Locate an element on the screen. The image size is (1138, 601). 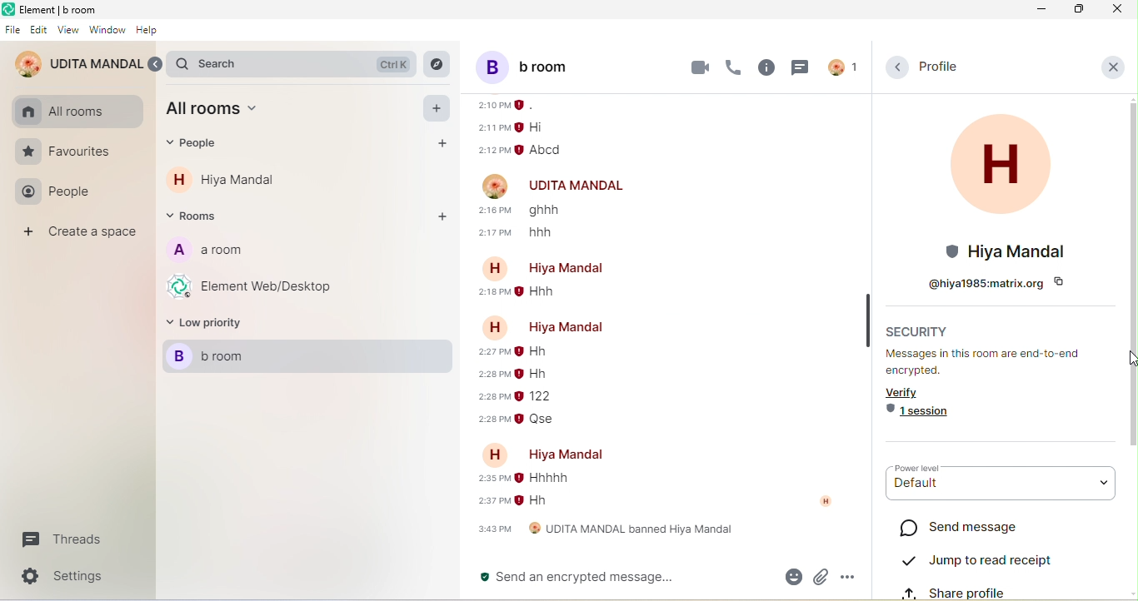
time of message sending is located at coordinates (507, 105).